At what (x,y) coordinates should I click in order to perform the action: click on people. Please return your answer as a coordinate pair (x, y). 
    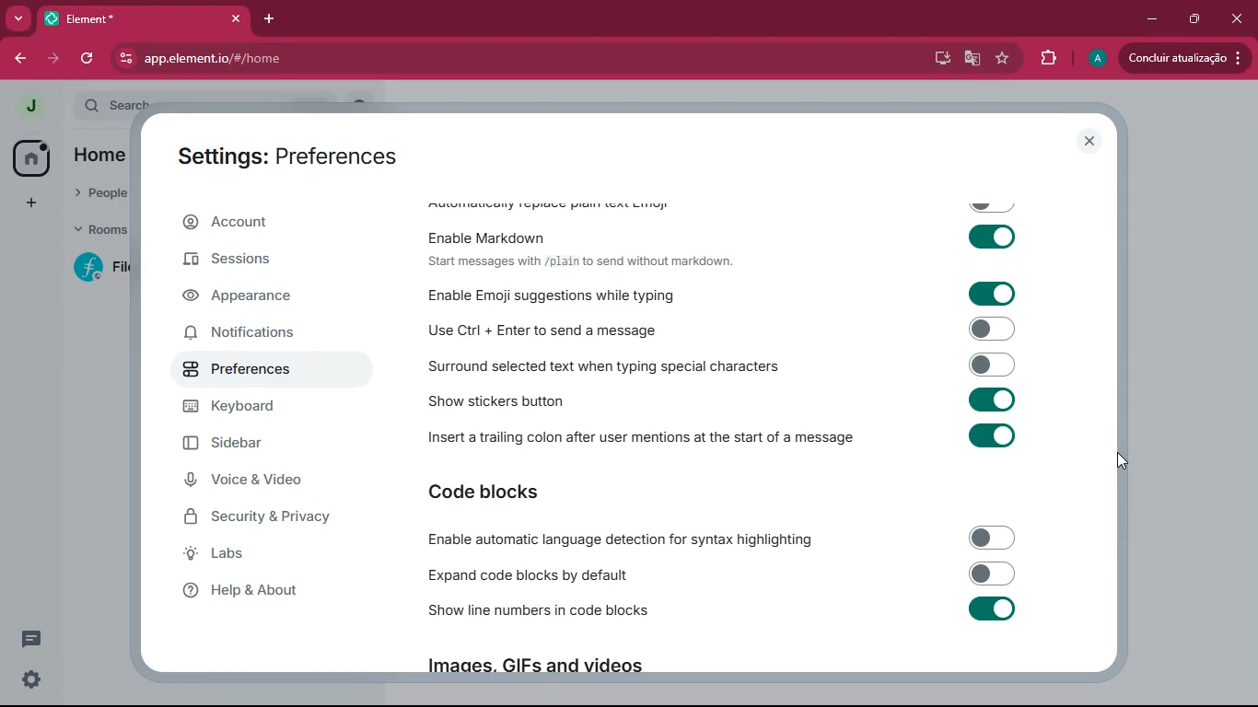
    Looking at the image, I should click on (101, 191).